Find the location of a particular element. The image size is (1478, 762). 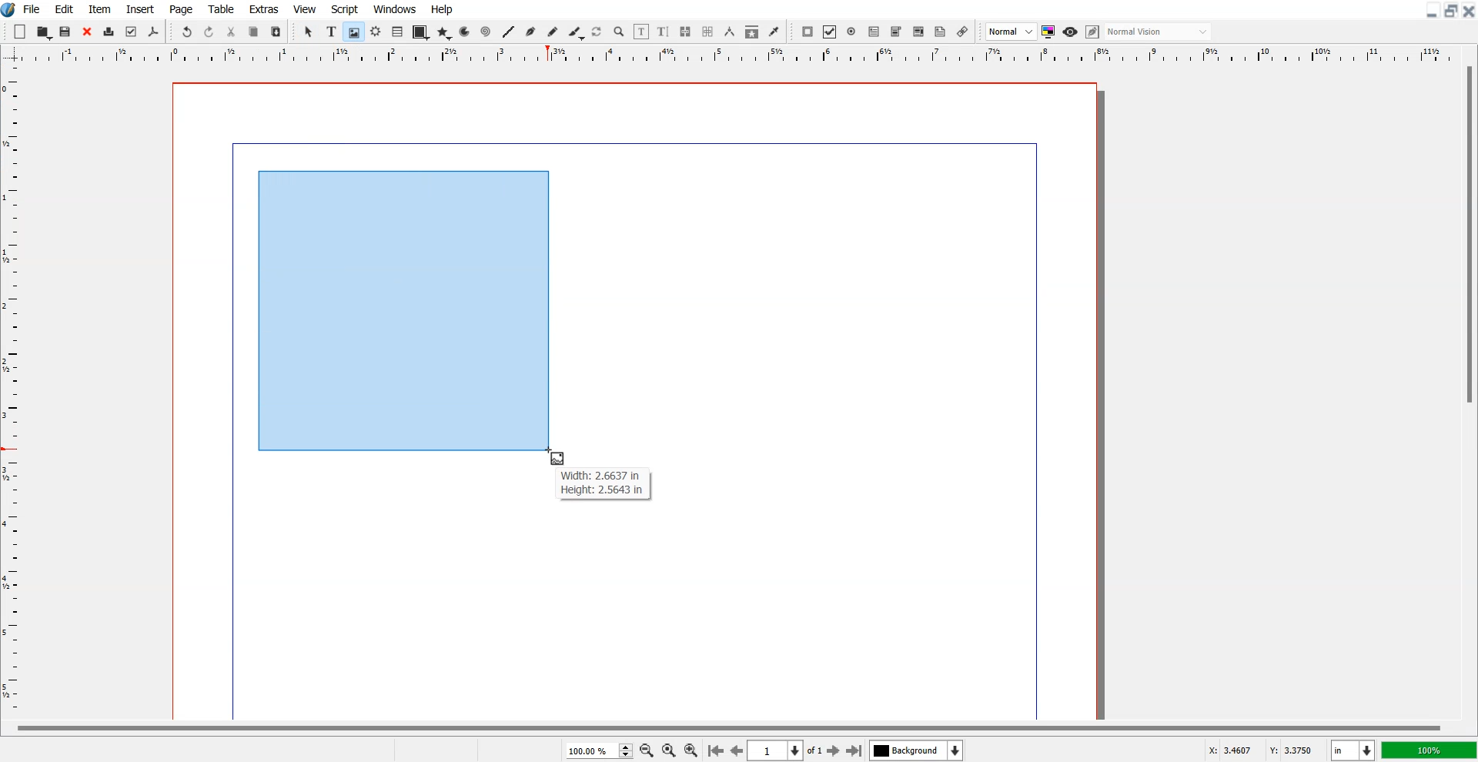

Select Zoom Level is located at coordinates (599, 750).